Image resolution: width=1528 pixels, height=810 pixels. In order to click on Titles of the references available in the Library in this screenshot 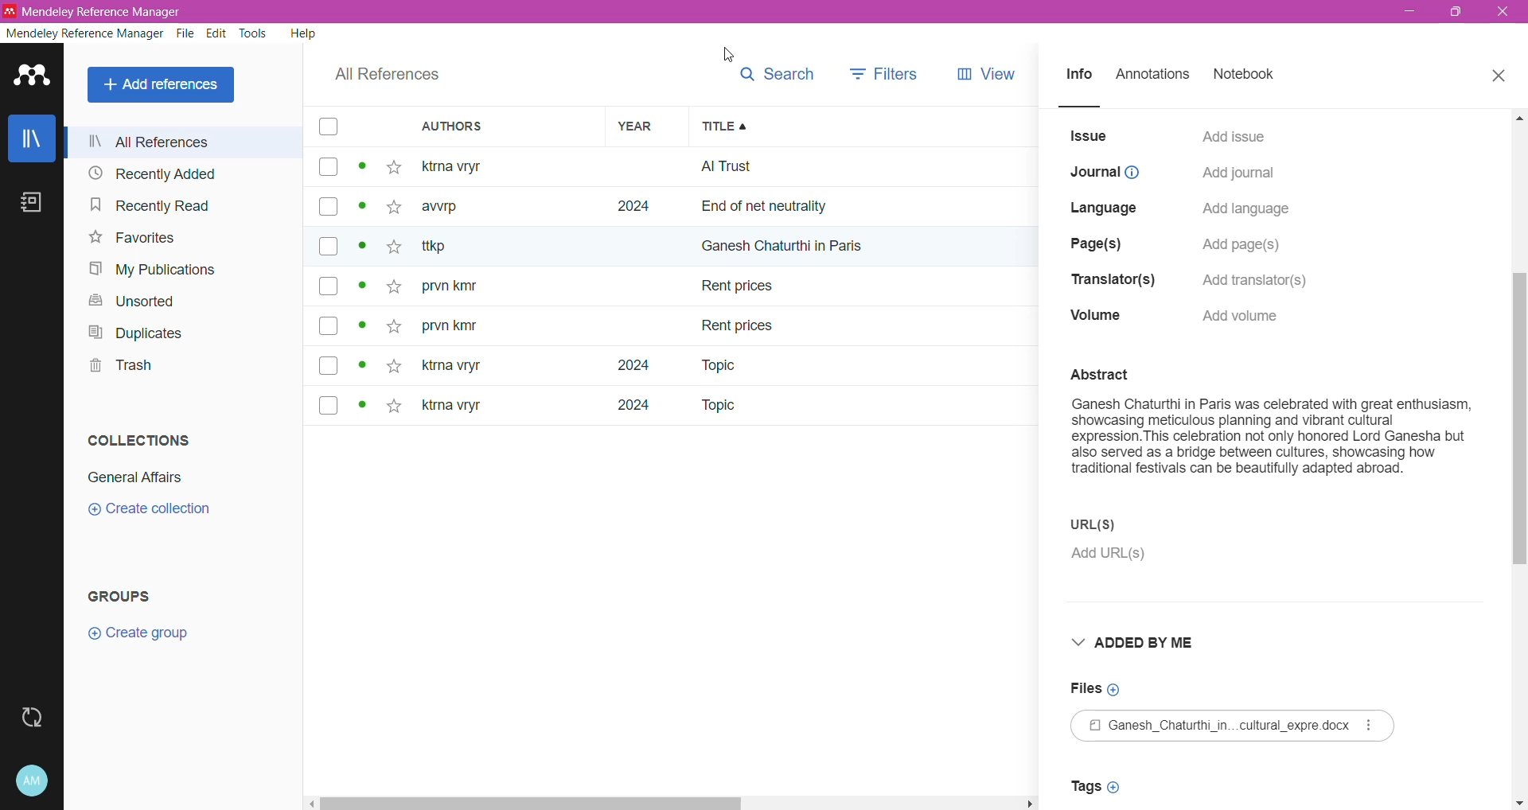, I will do `click(864, 286)`.